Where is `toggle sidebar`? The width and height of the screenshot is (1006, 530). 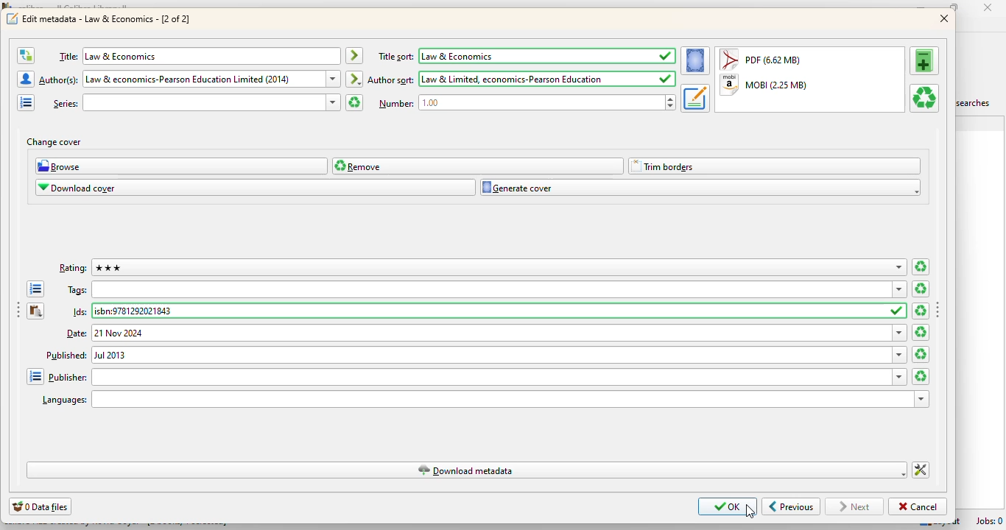
toggle sidebar is located at coordinates (18, 311).